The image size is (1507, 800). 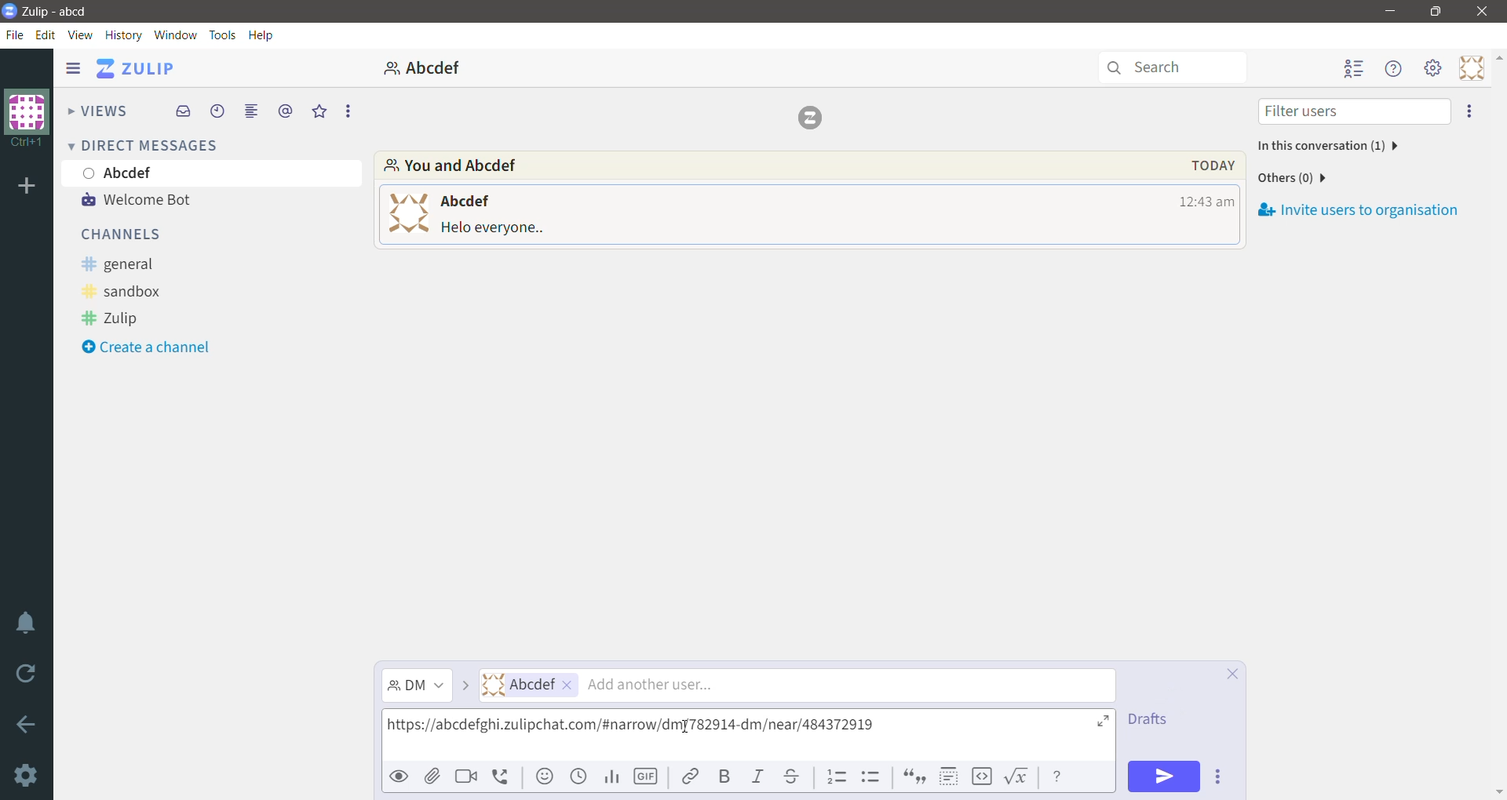 What do you see at coordinates (742, 165) in the screenshot?
I see `Participants involved in the conversation` at bounding box center [742, 165].